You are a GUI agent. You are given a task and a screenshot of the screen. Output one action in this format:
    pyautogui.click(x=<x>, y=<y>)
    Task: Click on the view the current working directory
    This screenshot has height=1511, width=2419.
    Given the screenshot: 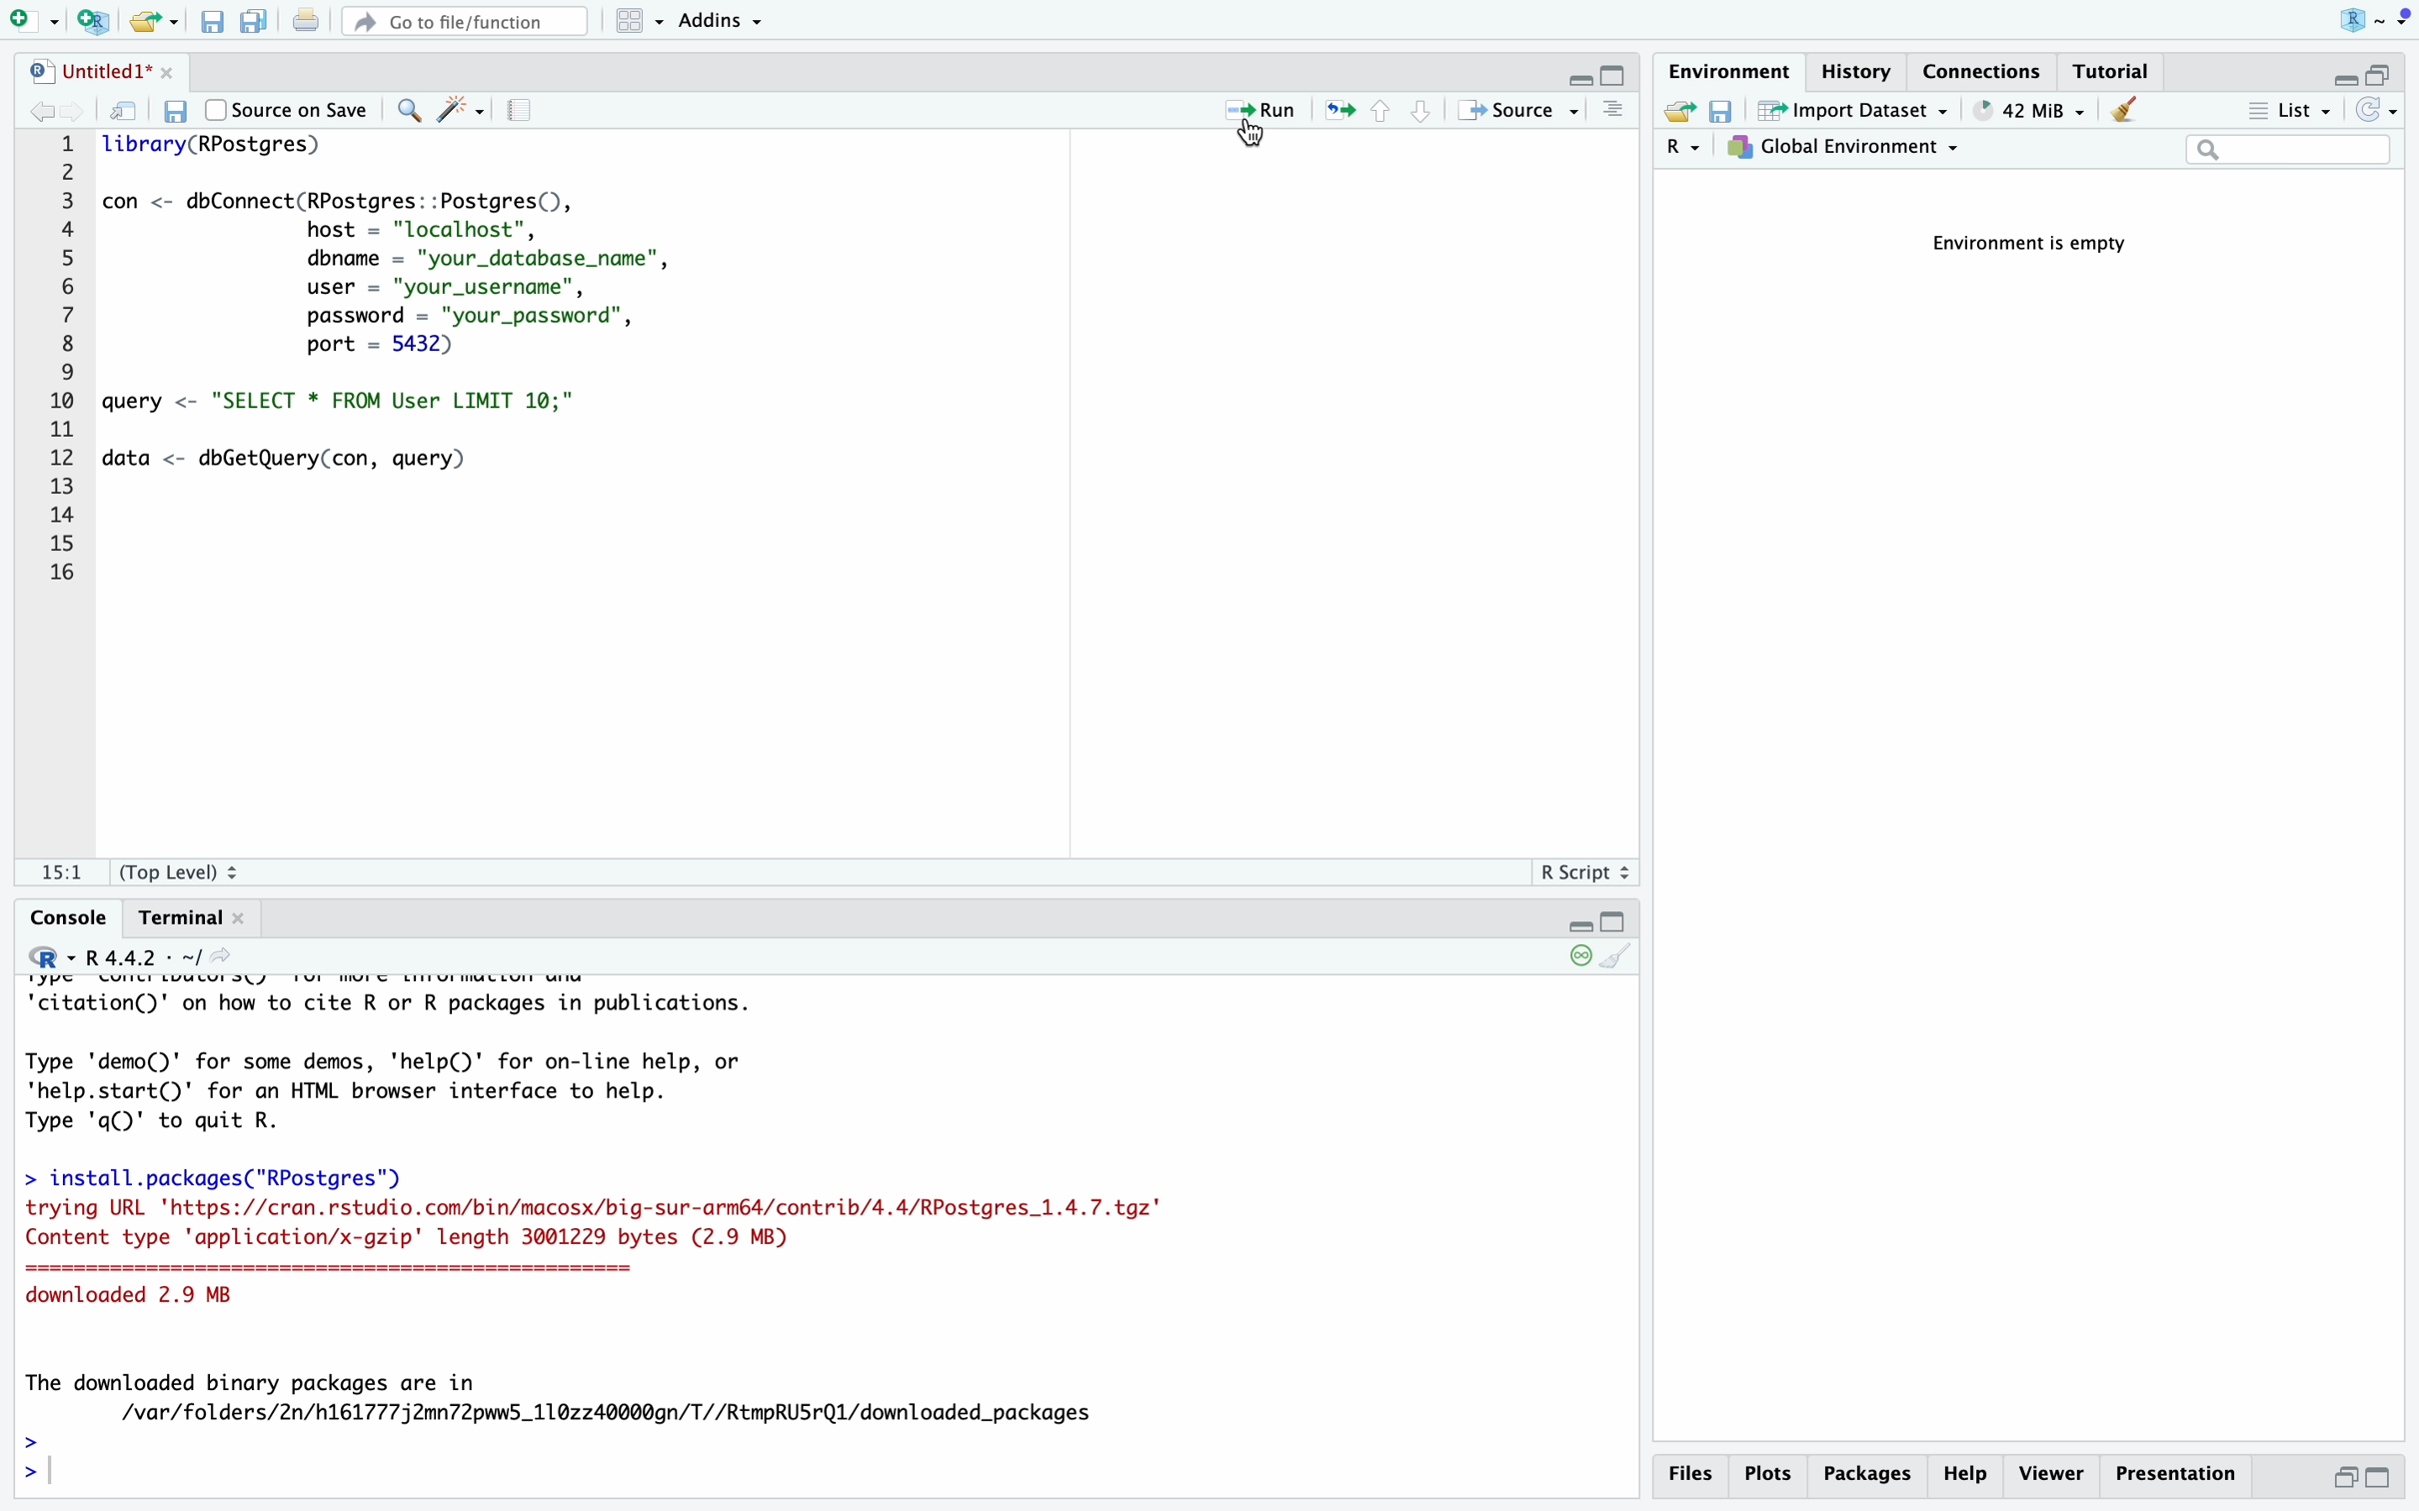 What is the action you would take?
    pyautogui.click(x=246, y=958)
    